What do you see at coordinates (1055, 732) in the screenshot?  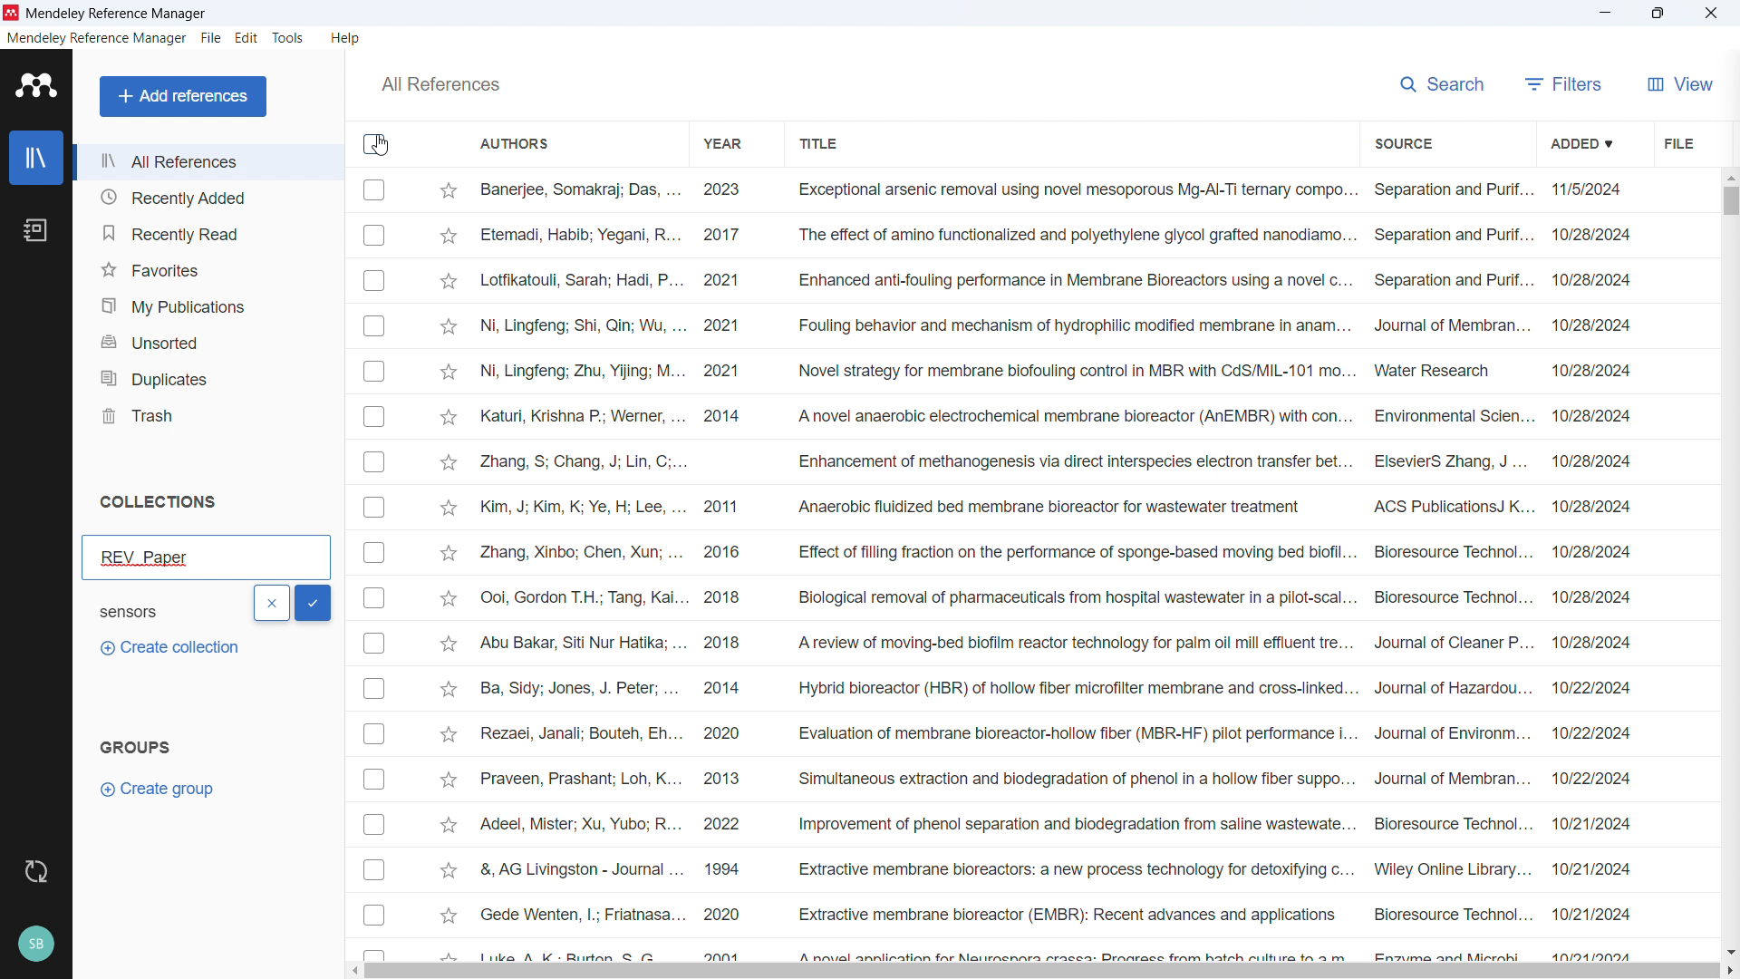 I see `Rezaei, Janali; Bouteh, Eh... 2020 Evaluation of membrane bioreactor-hollow fiber (MBR-HF) pilot performance i... Journal of Environm... 10/22/2024` at bounding box center [1055, 732].